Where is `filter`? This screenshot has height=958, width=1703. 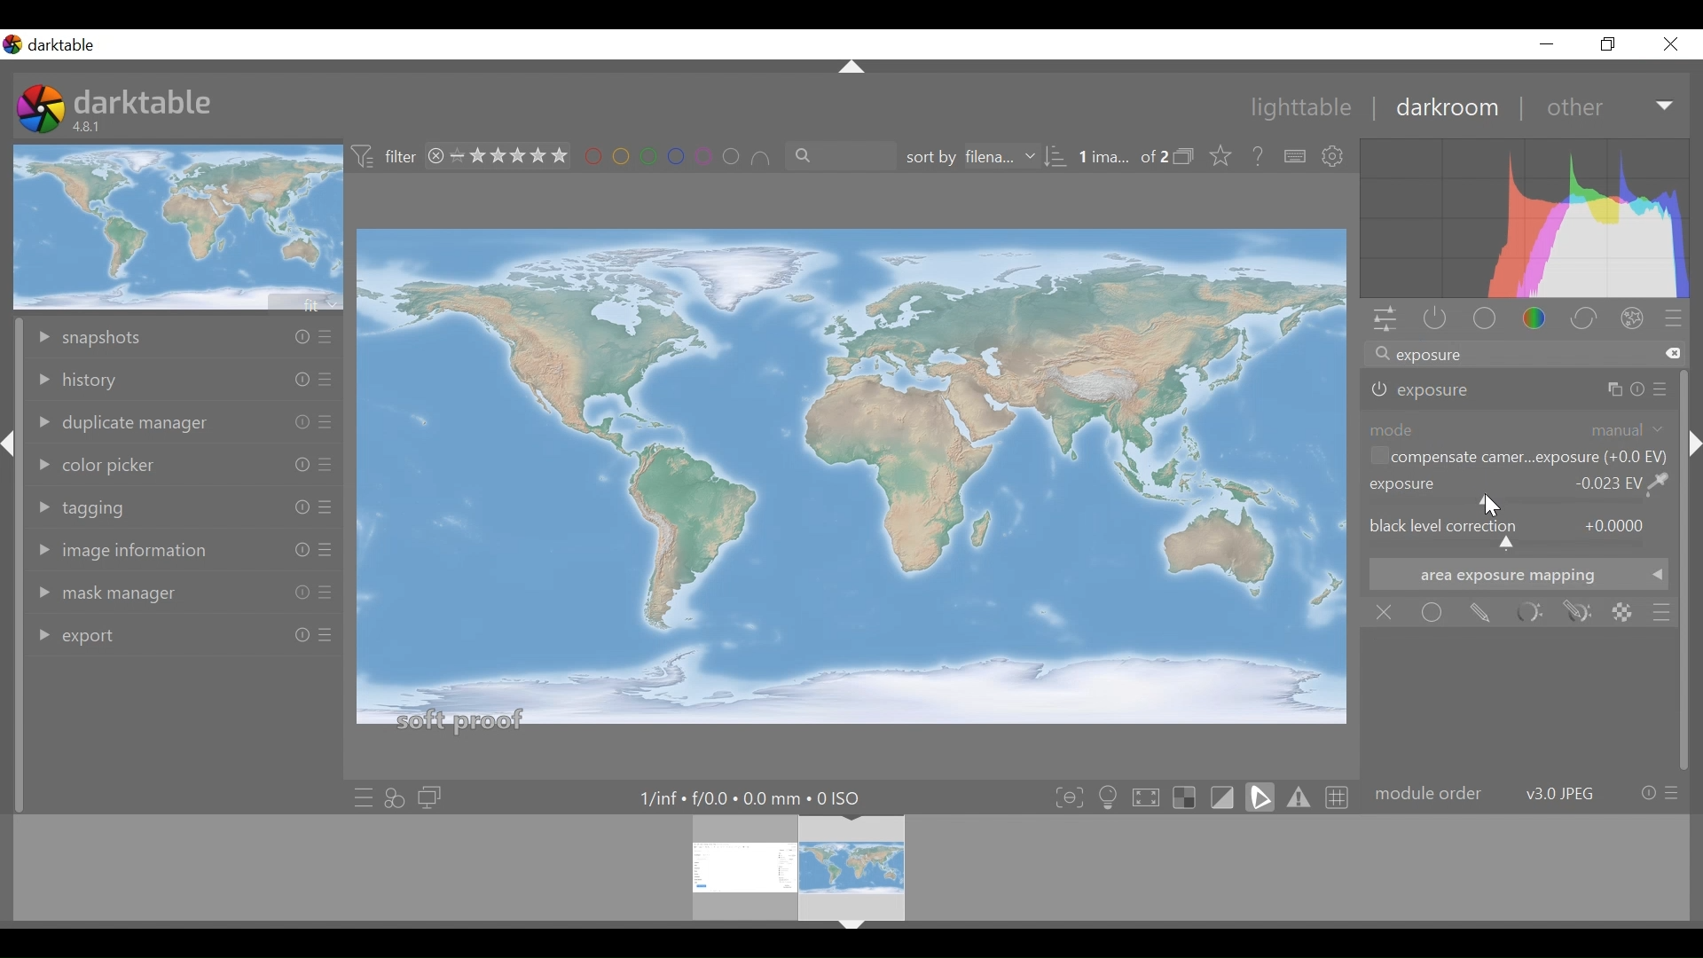
filter is located at coordinates (385, 157).